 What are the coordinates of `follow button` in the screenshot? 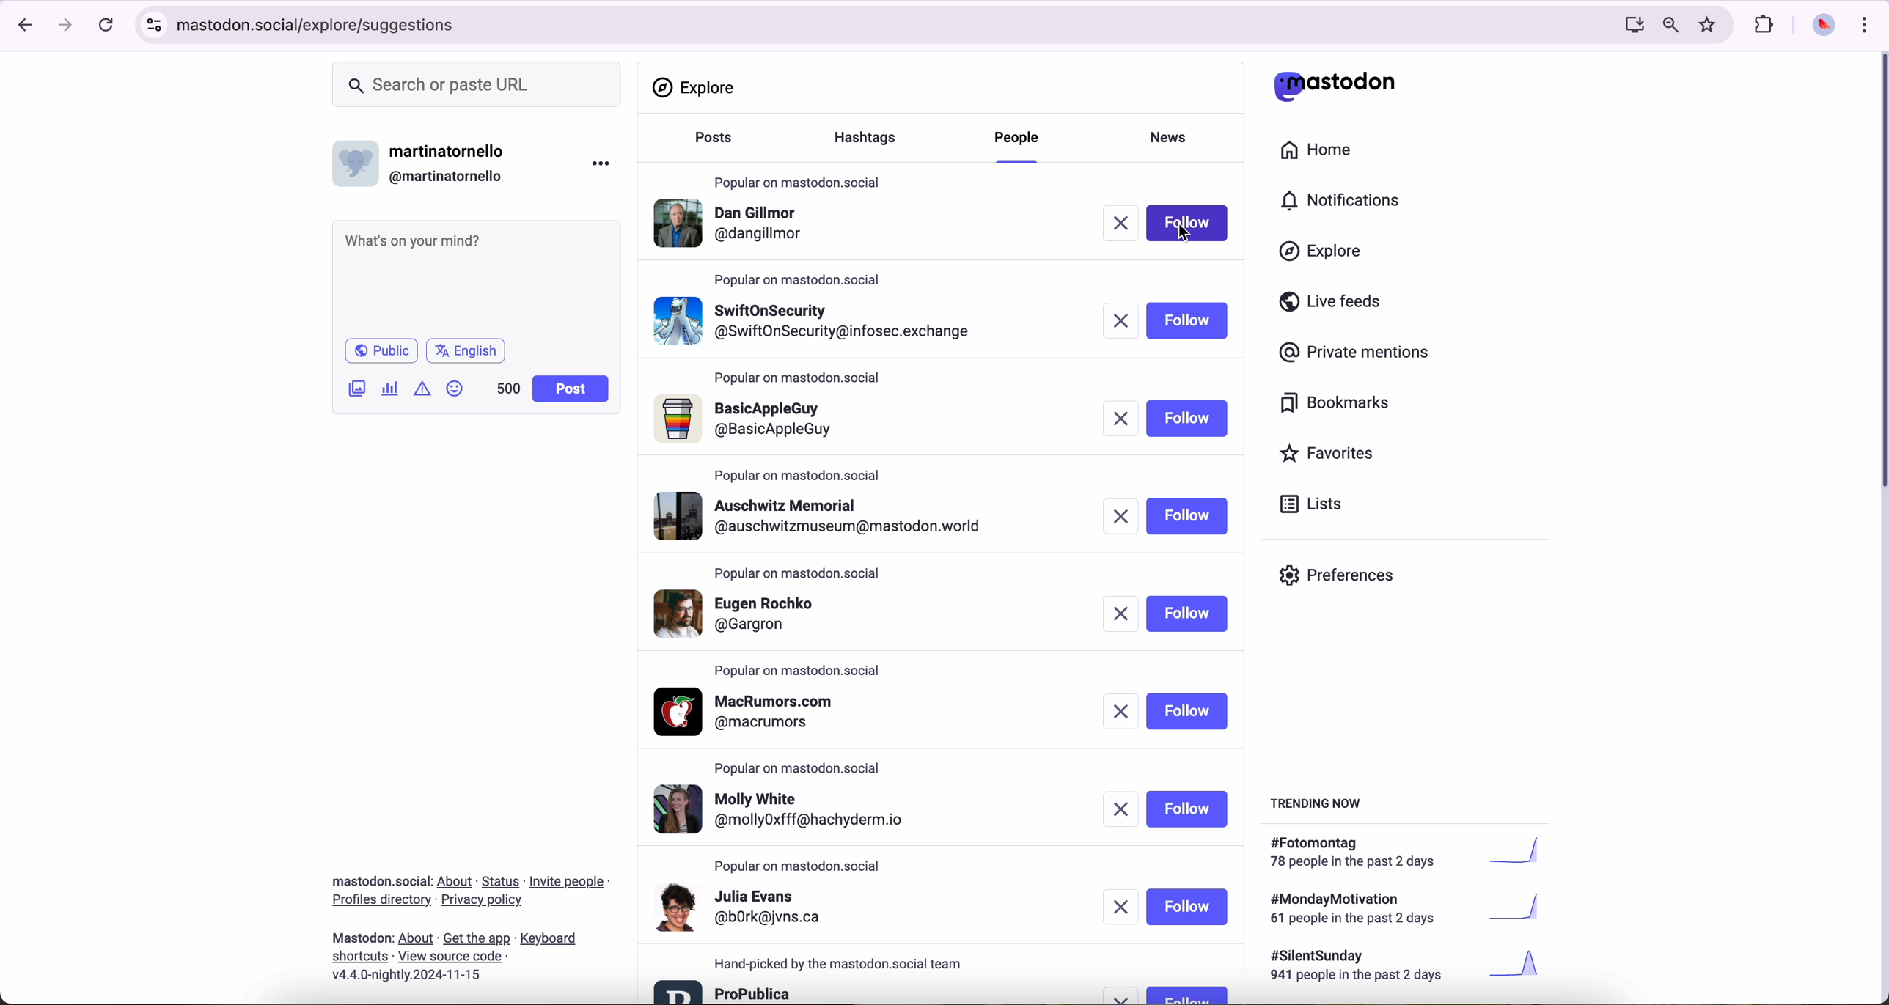 It's located at (1187, 711).